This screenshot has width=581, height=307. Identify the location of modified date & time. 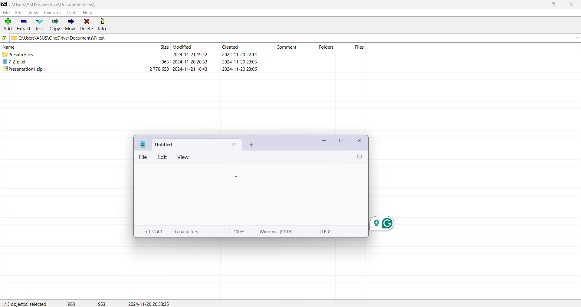
(190, 69).